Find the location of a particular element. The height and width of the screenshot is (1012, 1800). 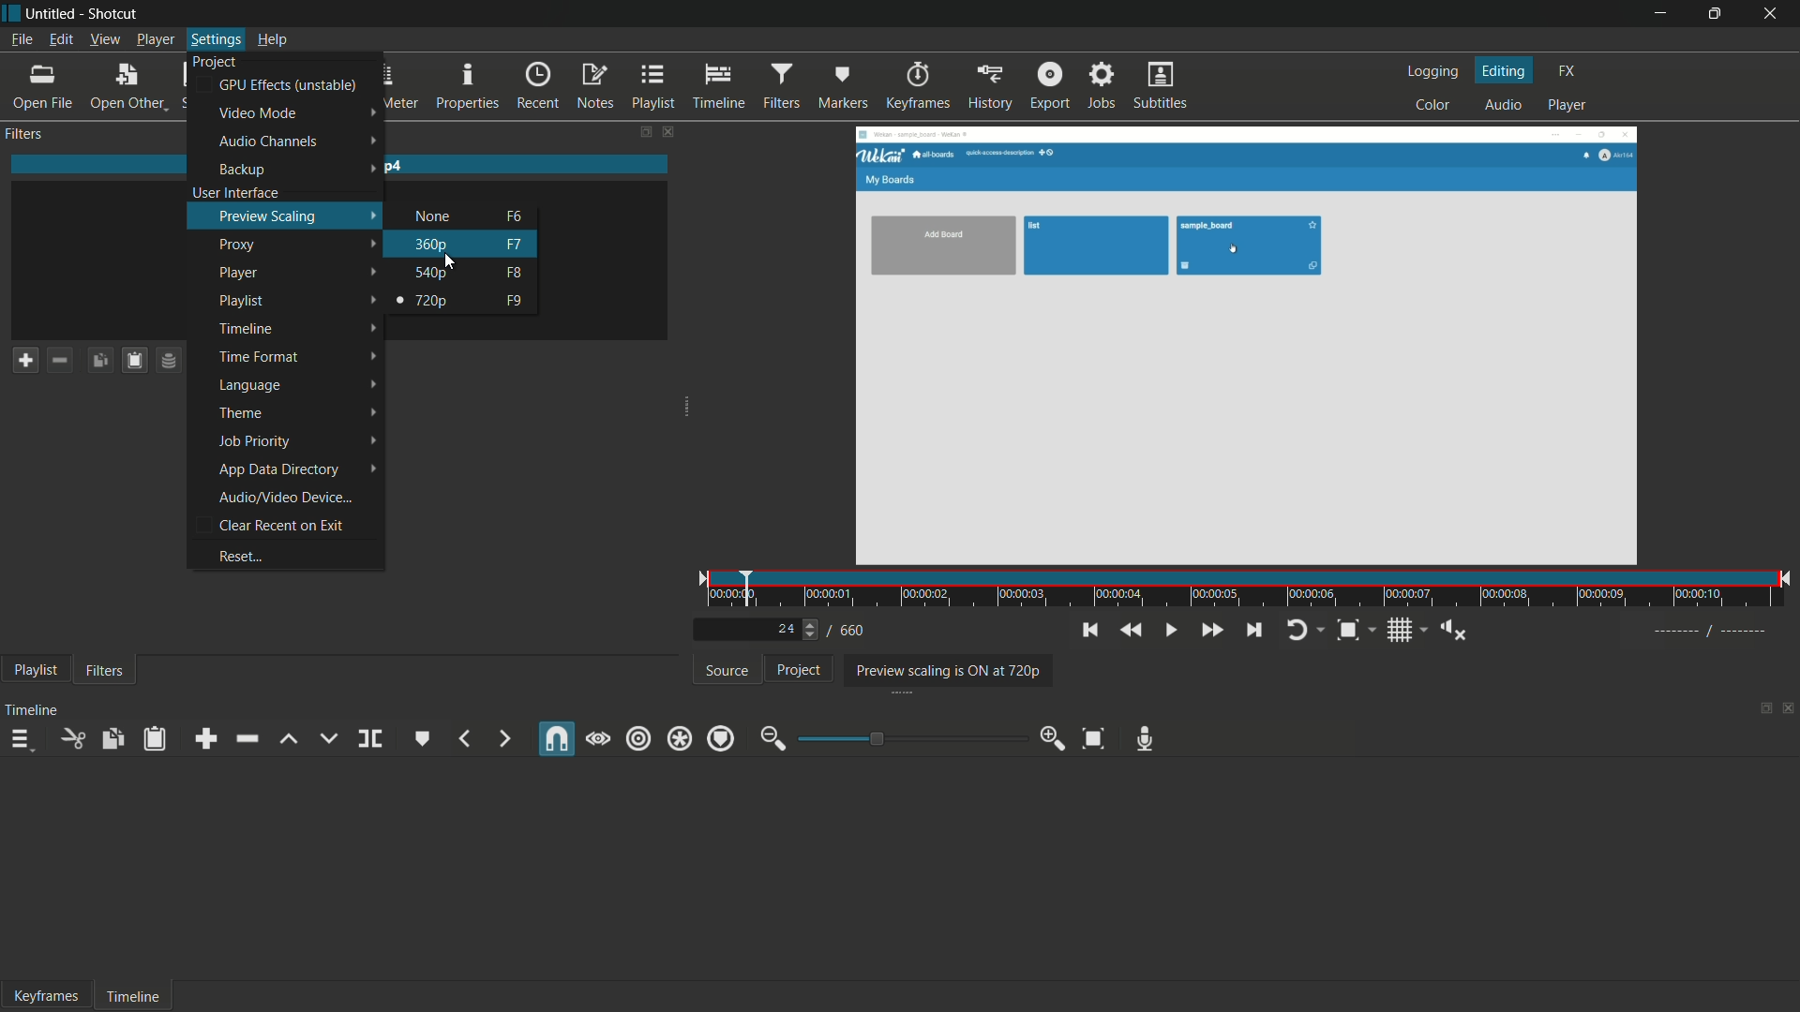

notes is located at coordinates (594, 85).